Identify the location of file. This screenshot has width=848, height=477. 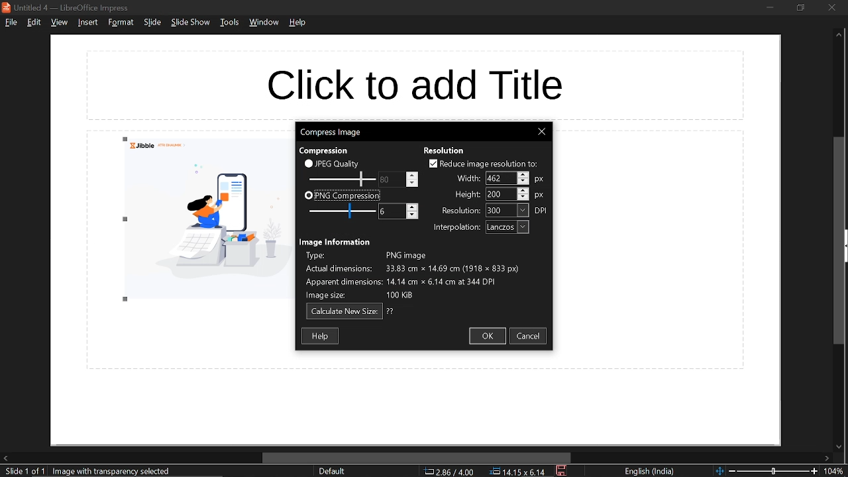
(11, 22).